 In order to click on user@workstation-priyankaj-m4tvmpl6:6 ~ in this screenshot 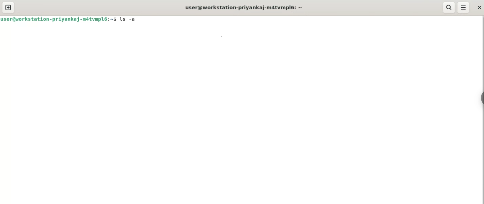, I will do `click(248, 7)`.